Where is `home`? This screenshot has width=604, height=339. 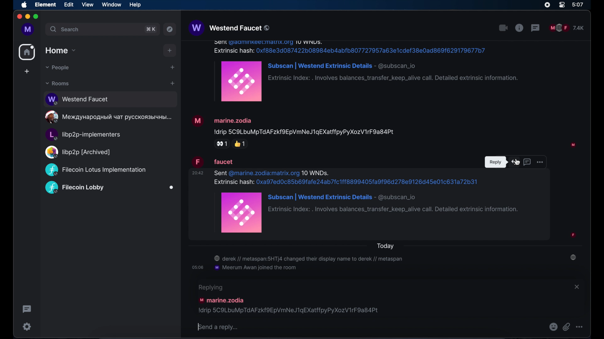 home is located at coordinates (27, 52).